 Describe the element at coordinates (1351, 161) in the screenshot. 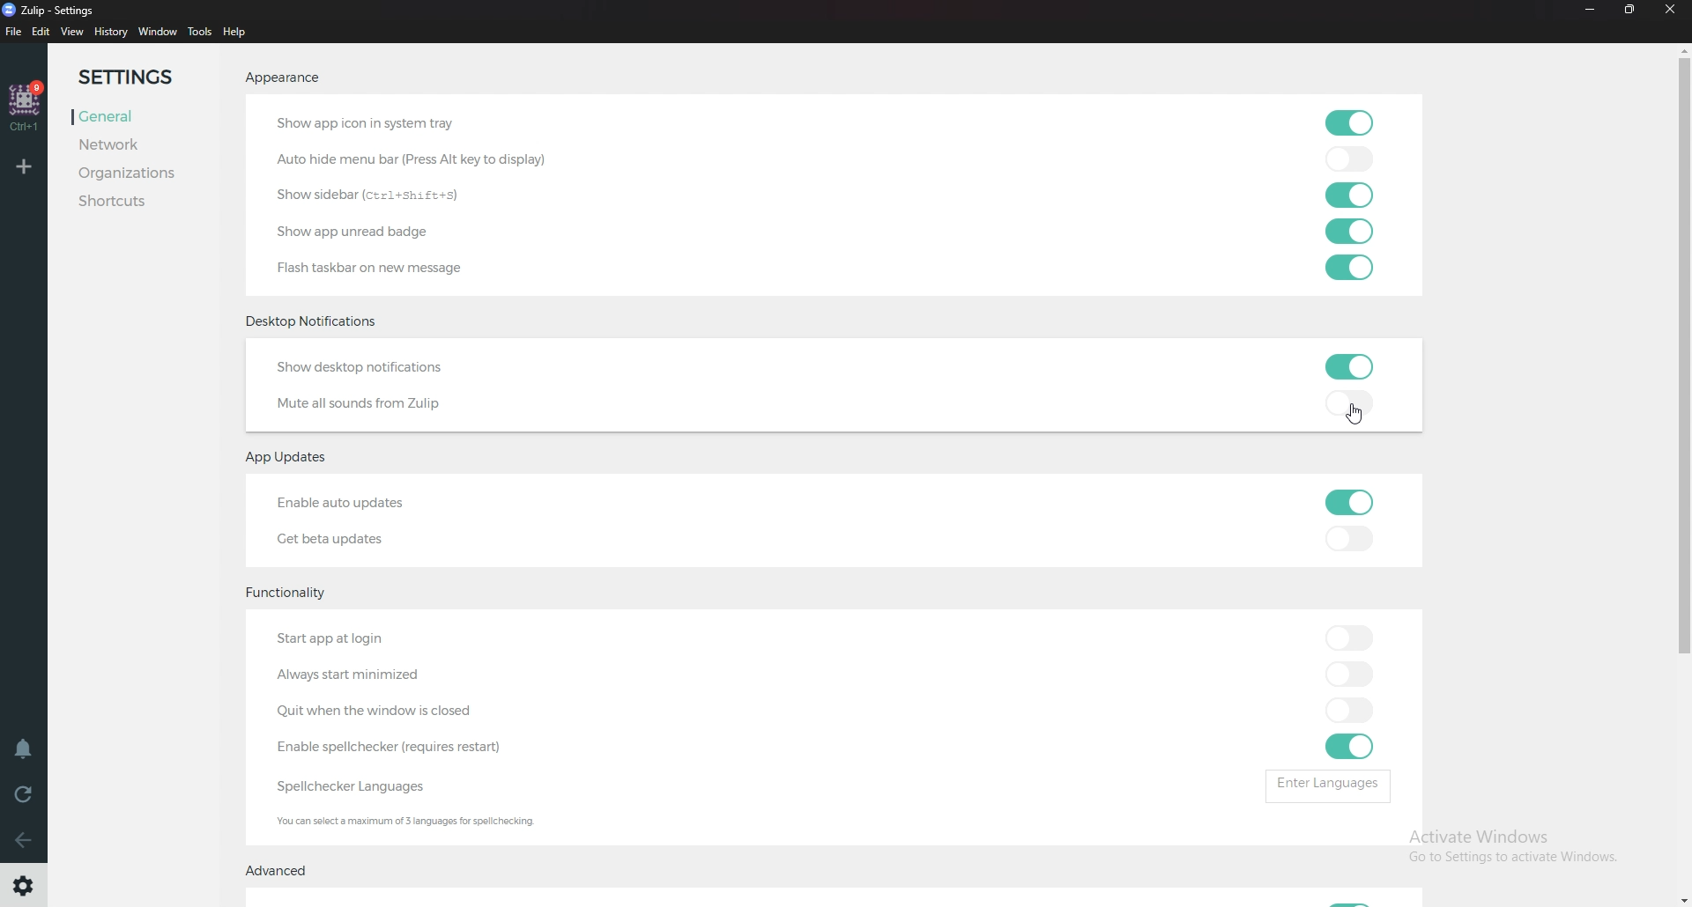

I see `toggle` at that location.